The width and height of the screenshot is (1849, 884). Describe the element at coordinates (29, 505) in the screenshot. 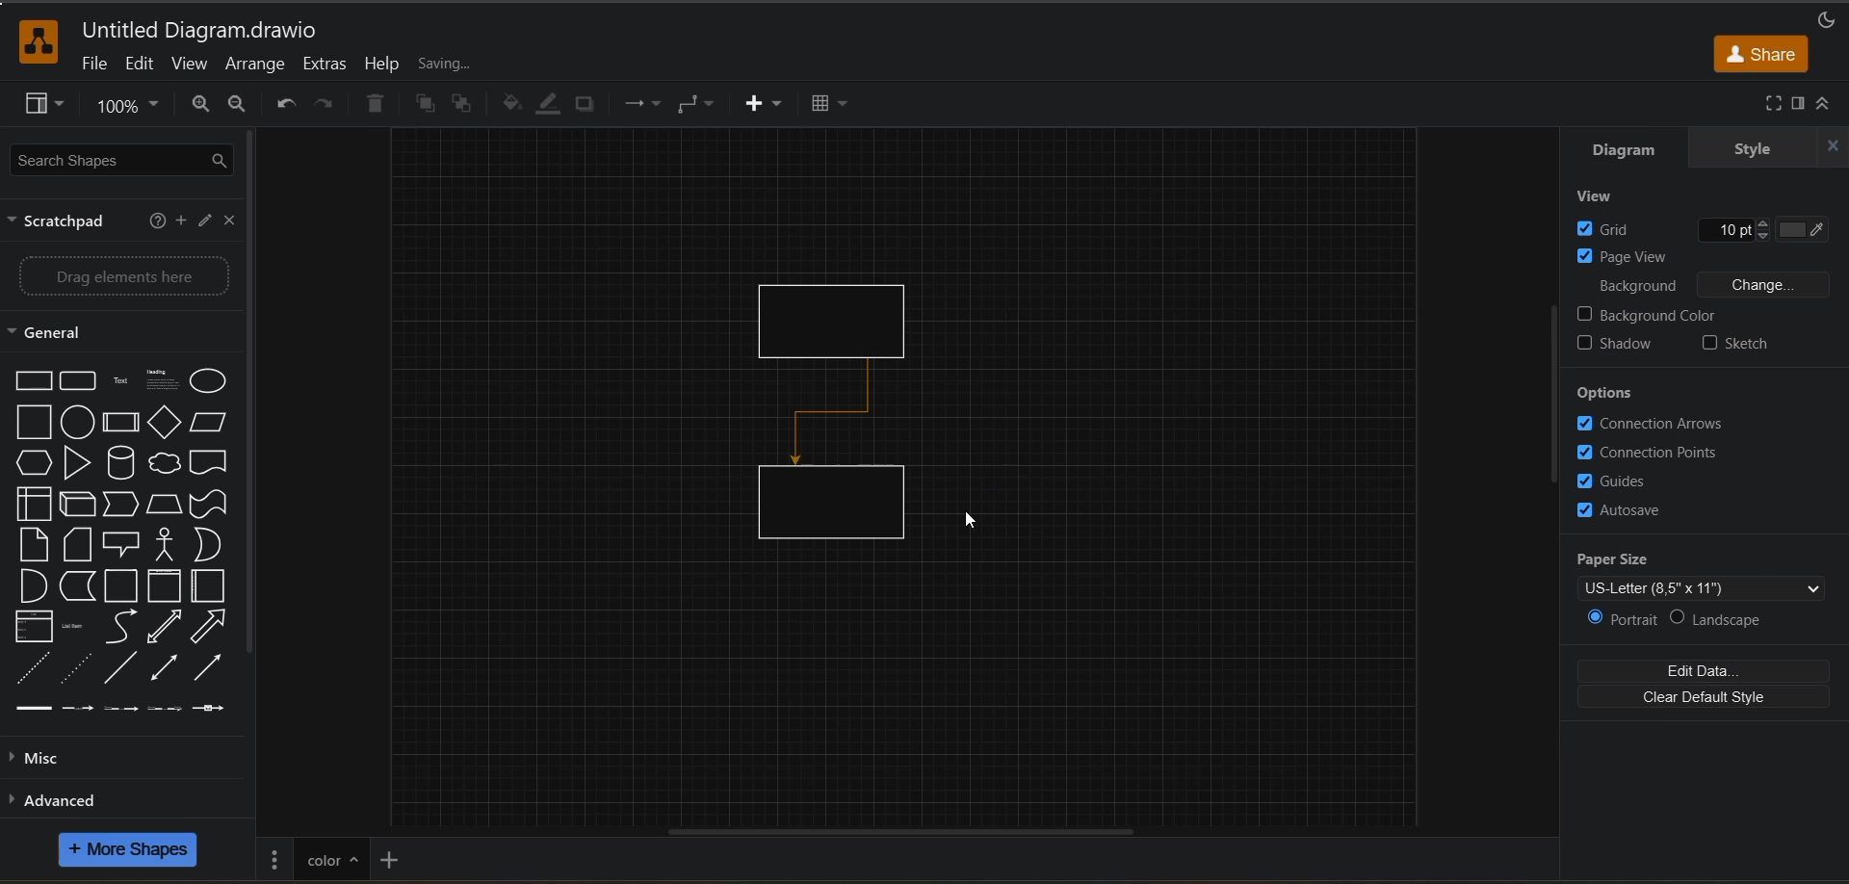

I see `Internal storge` at that location.